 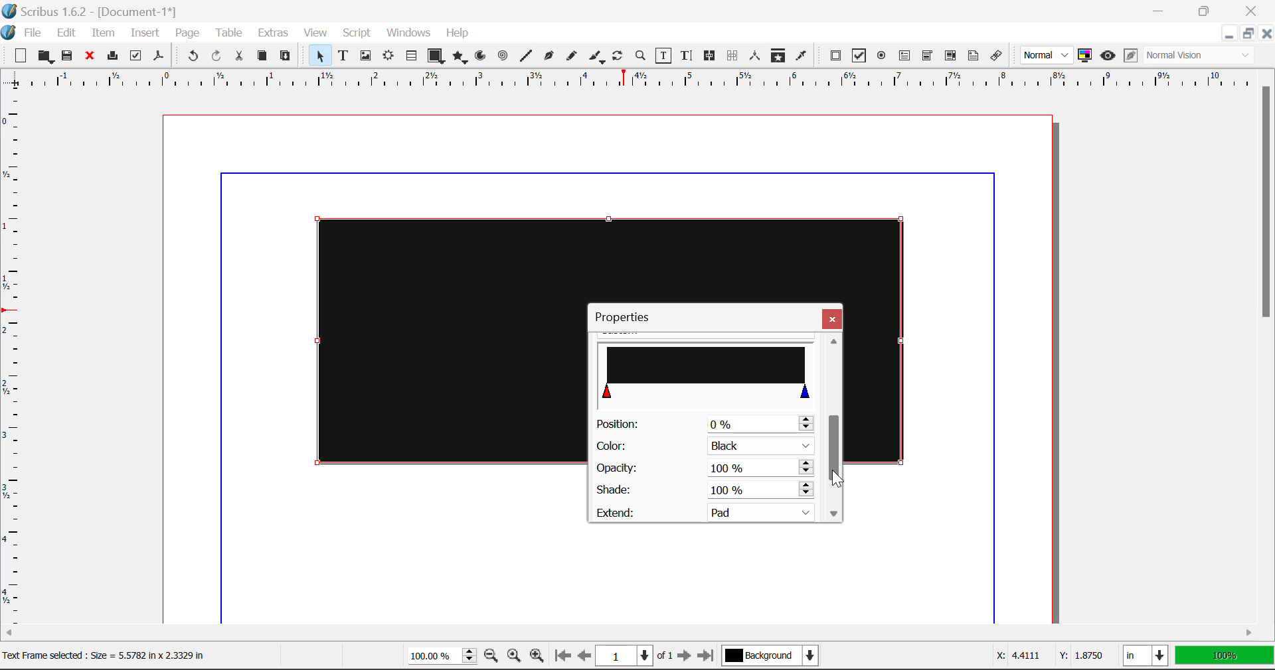 I want to click on Restore Down, so click(x=1160, y=9).